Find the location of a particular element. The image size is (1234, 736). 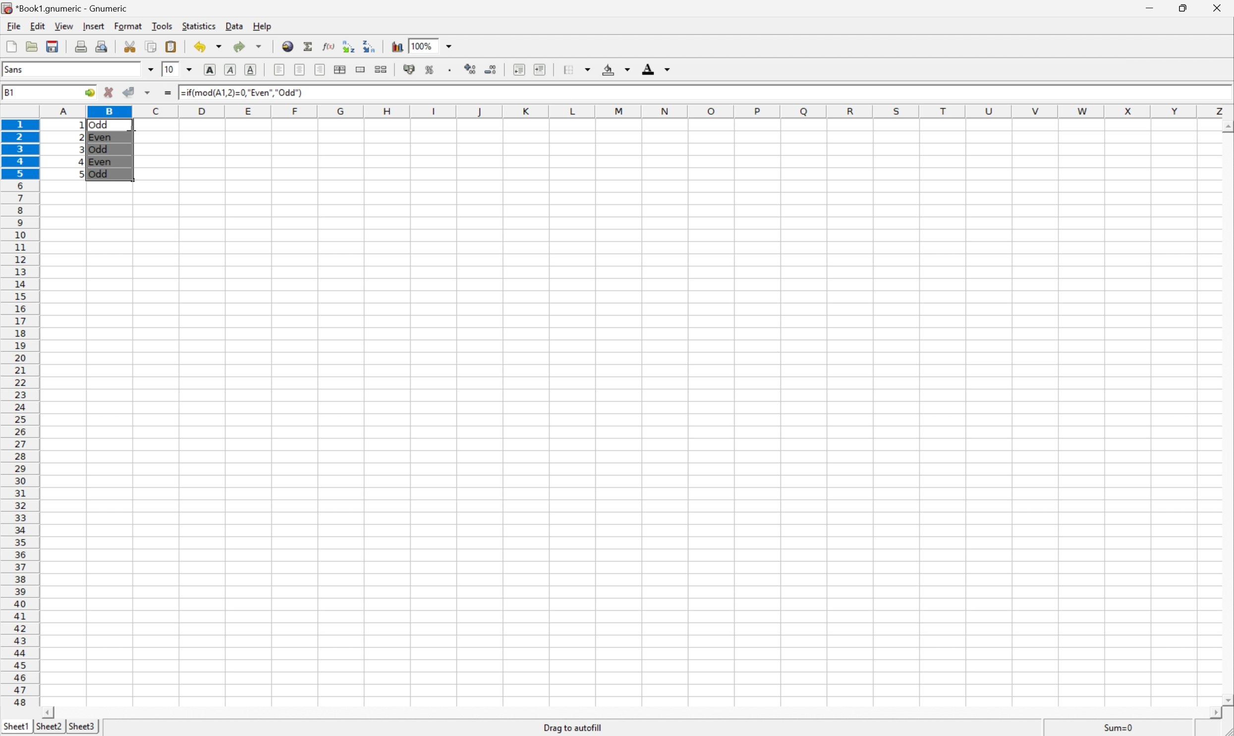

Drop Down is located at coordinates (448, 46).